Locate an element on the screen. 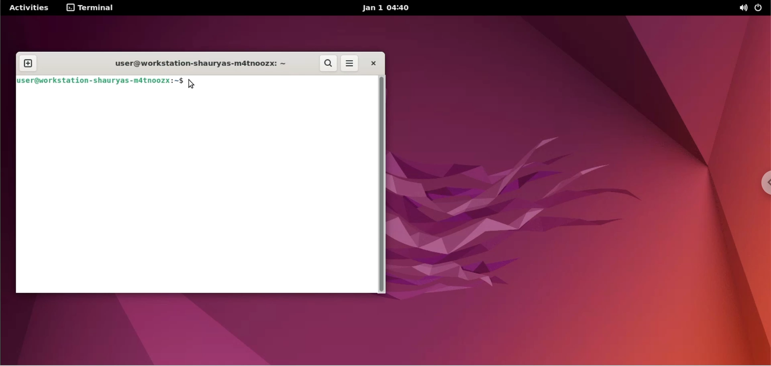 The image size is (771, 366). search is located at coordinates (326, 63).